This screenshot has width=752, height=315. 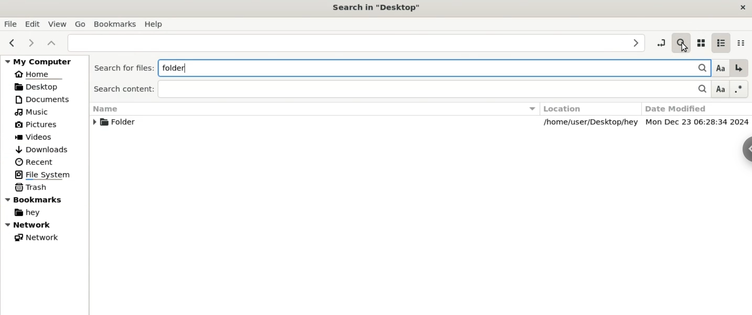 I want to click on Music, so click(x=33, y=112).